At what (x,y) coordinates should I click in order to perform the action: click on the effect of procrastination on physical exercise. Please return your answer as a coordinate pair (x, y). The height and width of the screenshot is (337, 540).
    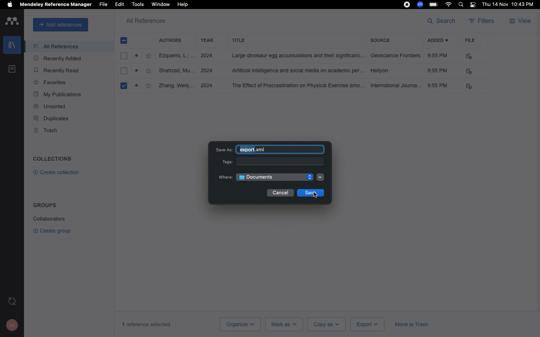
    Looking at the image, I should click on (298, 86).